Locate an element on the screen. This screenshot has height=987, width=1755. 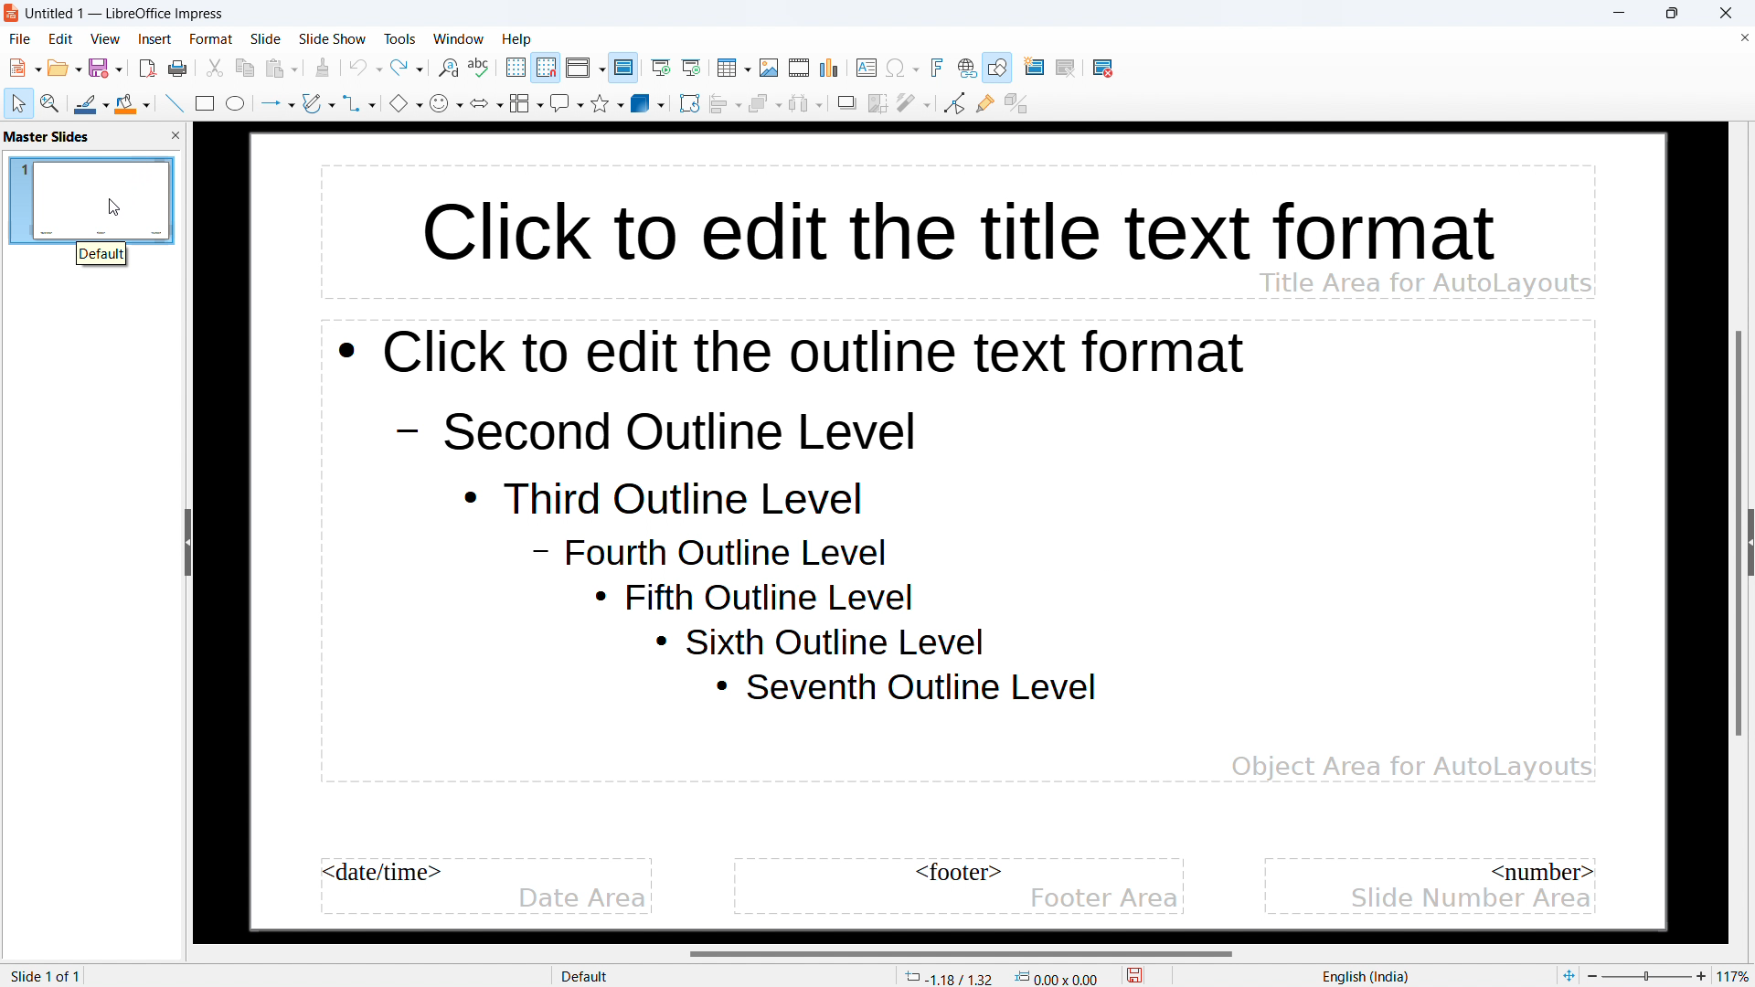
tools is located at coordinates (400, 39).